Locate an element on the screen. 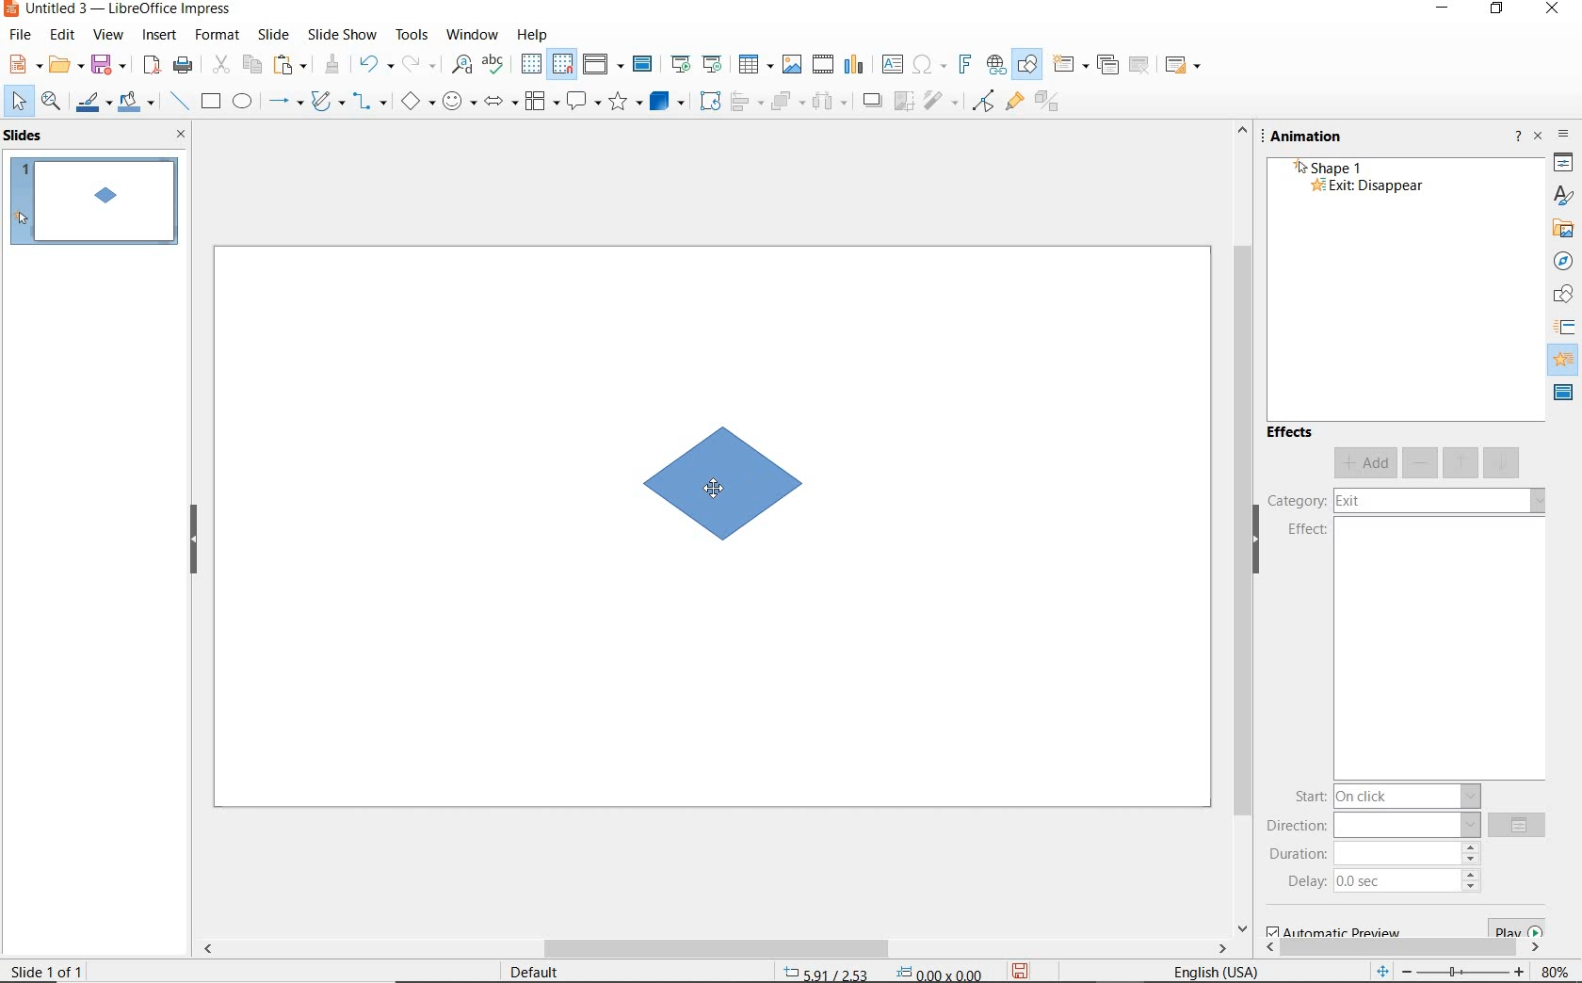 Image resolution: width=1582 pixels, height=983 pixels. animation is located at coordinates (1564, 361).